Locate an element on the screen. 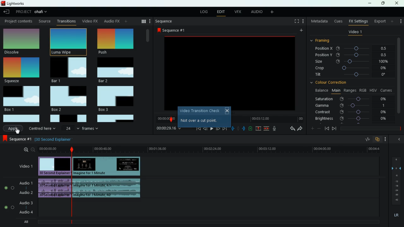  pull is located at coordinates (233, 129).